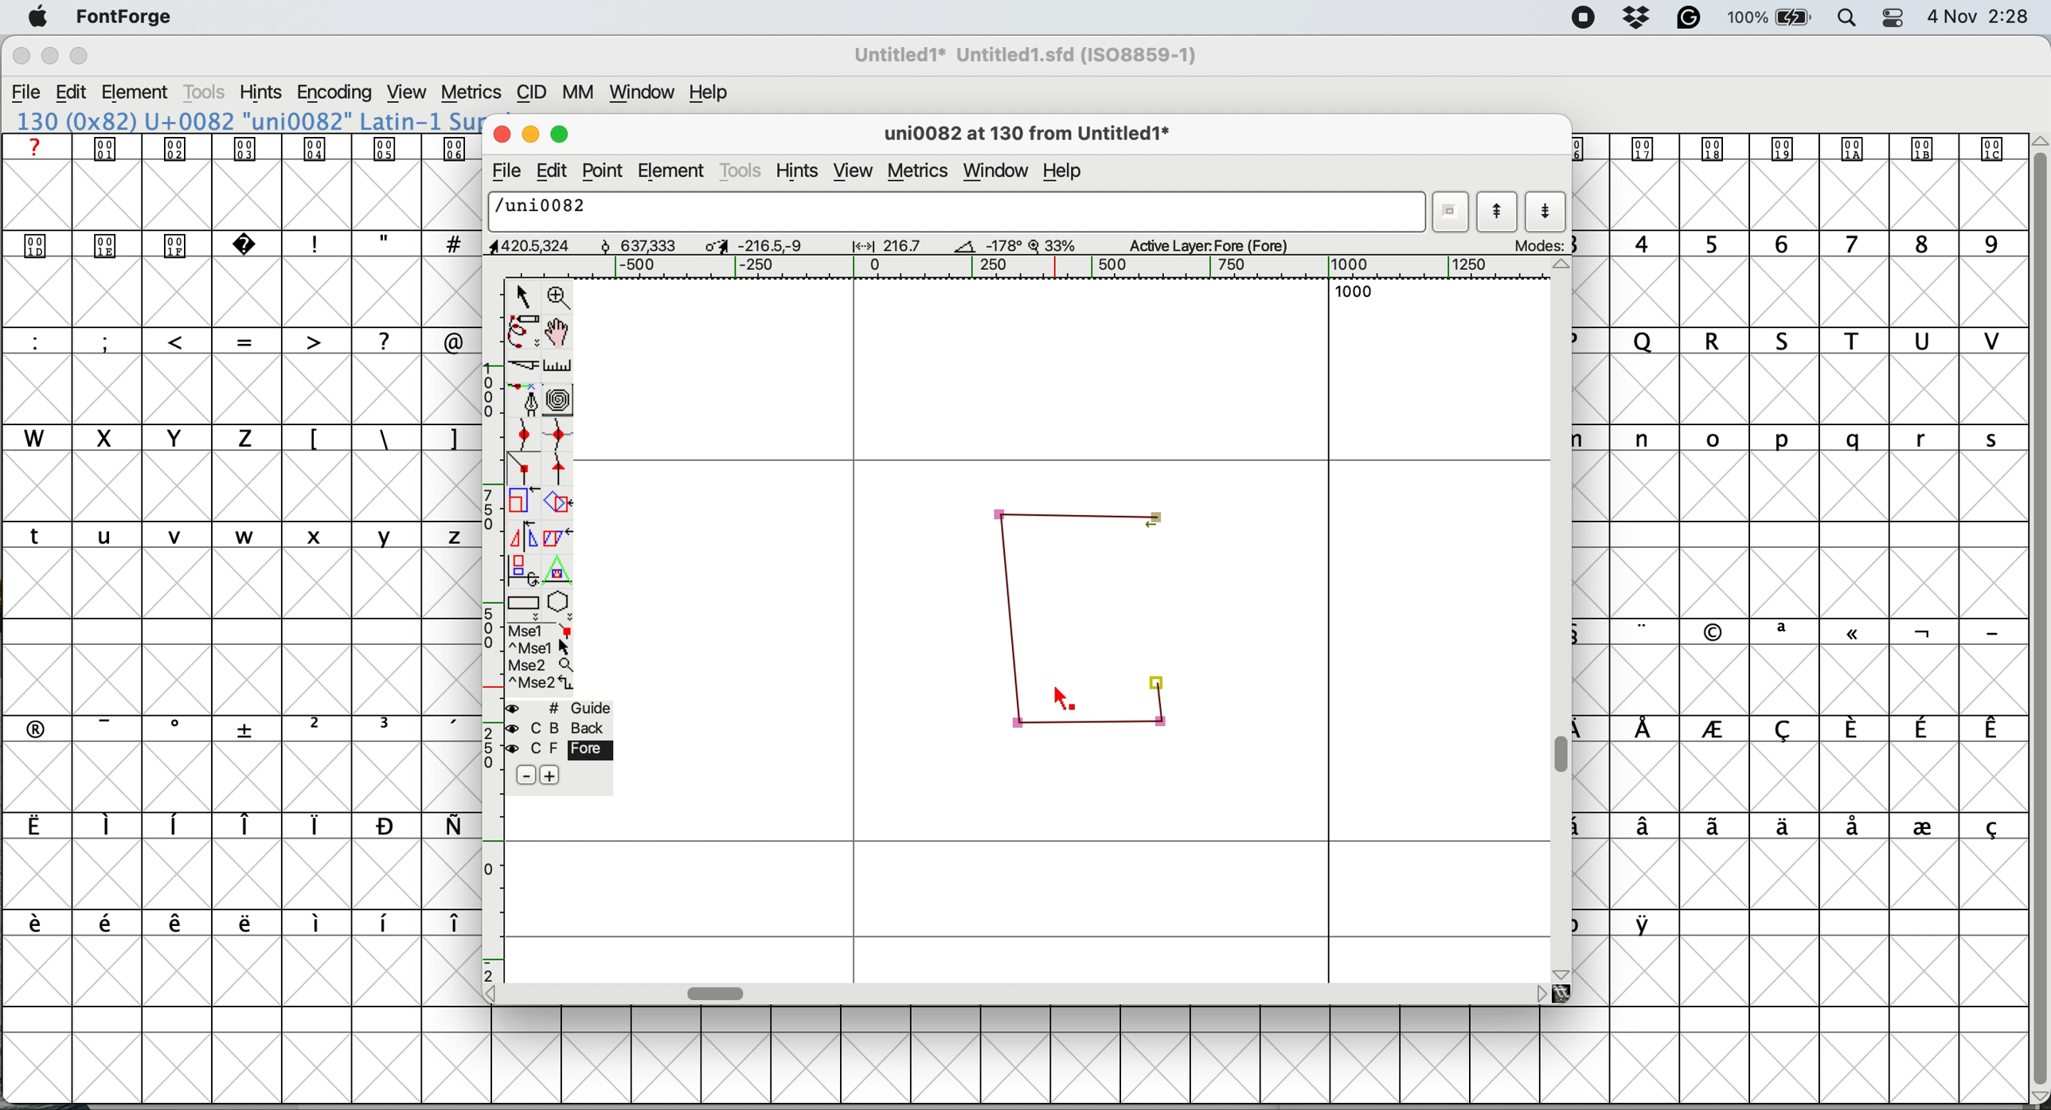 The width and height of the screenshot is (2051, 1110). I want to click on spotlight search, so click(1843, 20).